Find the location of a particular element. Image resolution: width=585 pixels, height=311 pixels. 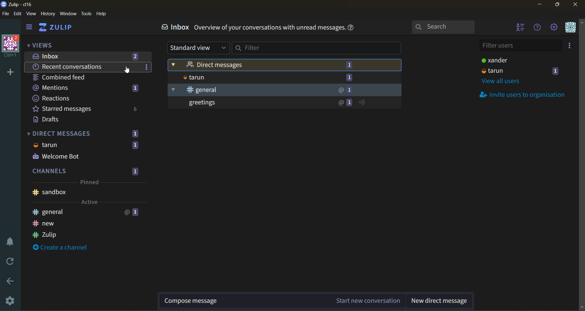

direct messages is located at coordinates (86, 133).